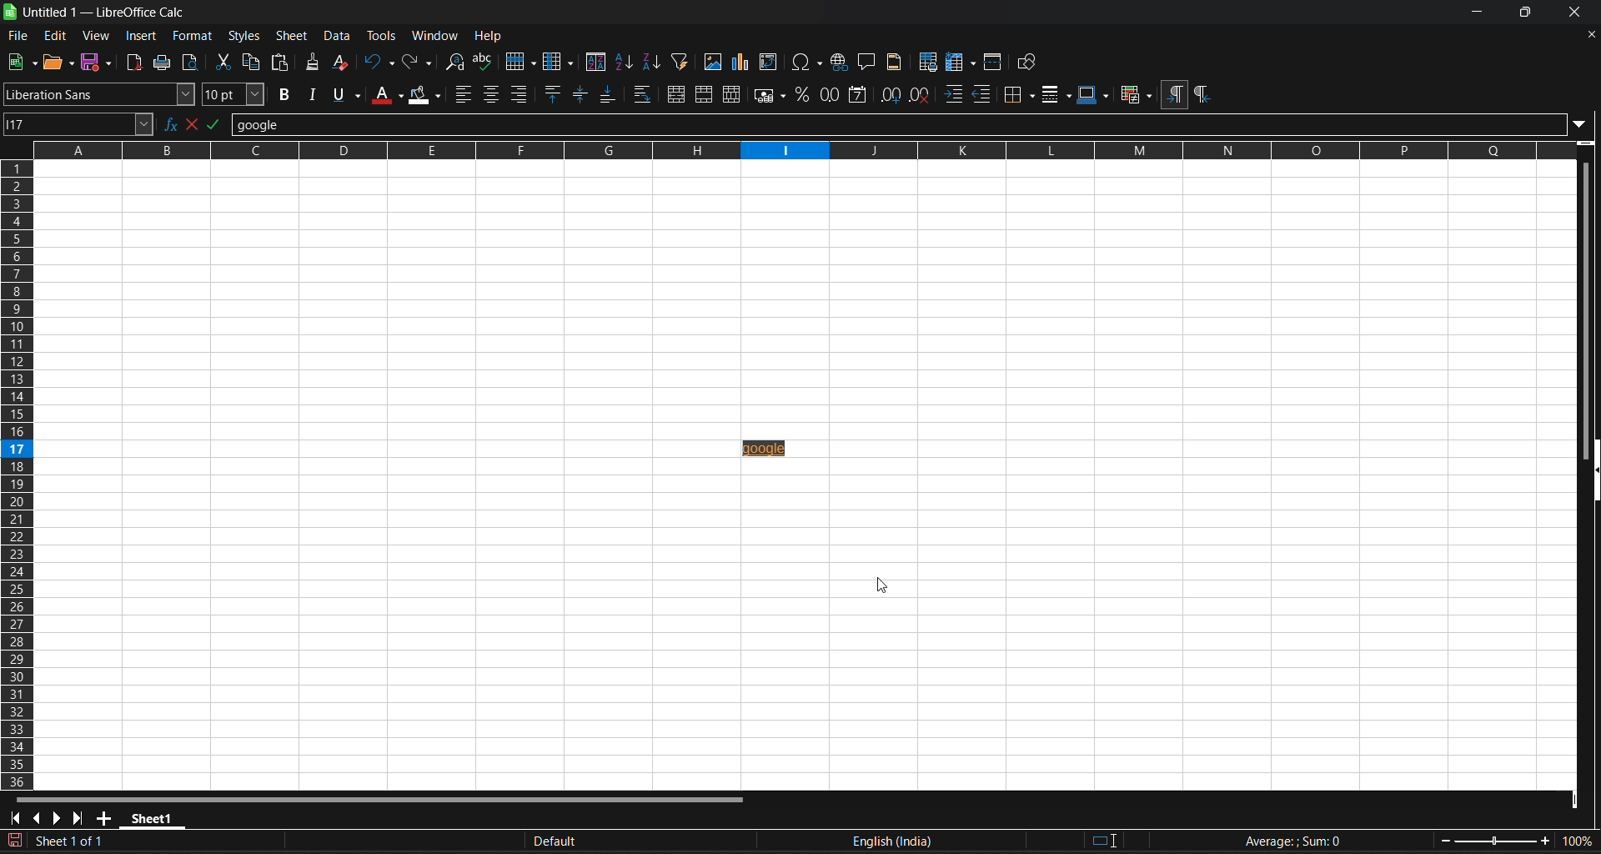 The width and height of the screenshot is (1601, 854). Describe the element at coordinates (684, 841) in the screenshot. I see `default` at that location.